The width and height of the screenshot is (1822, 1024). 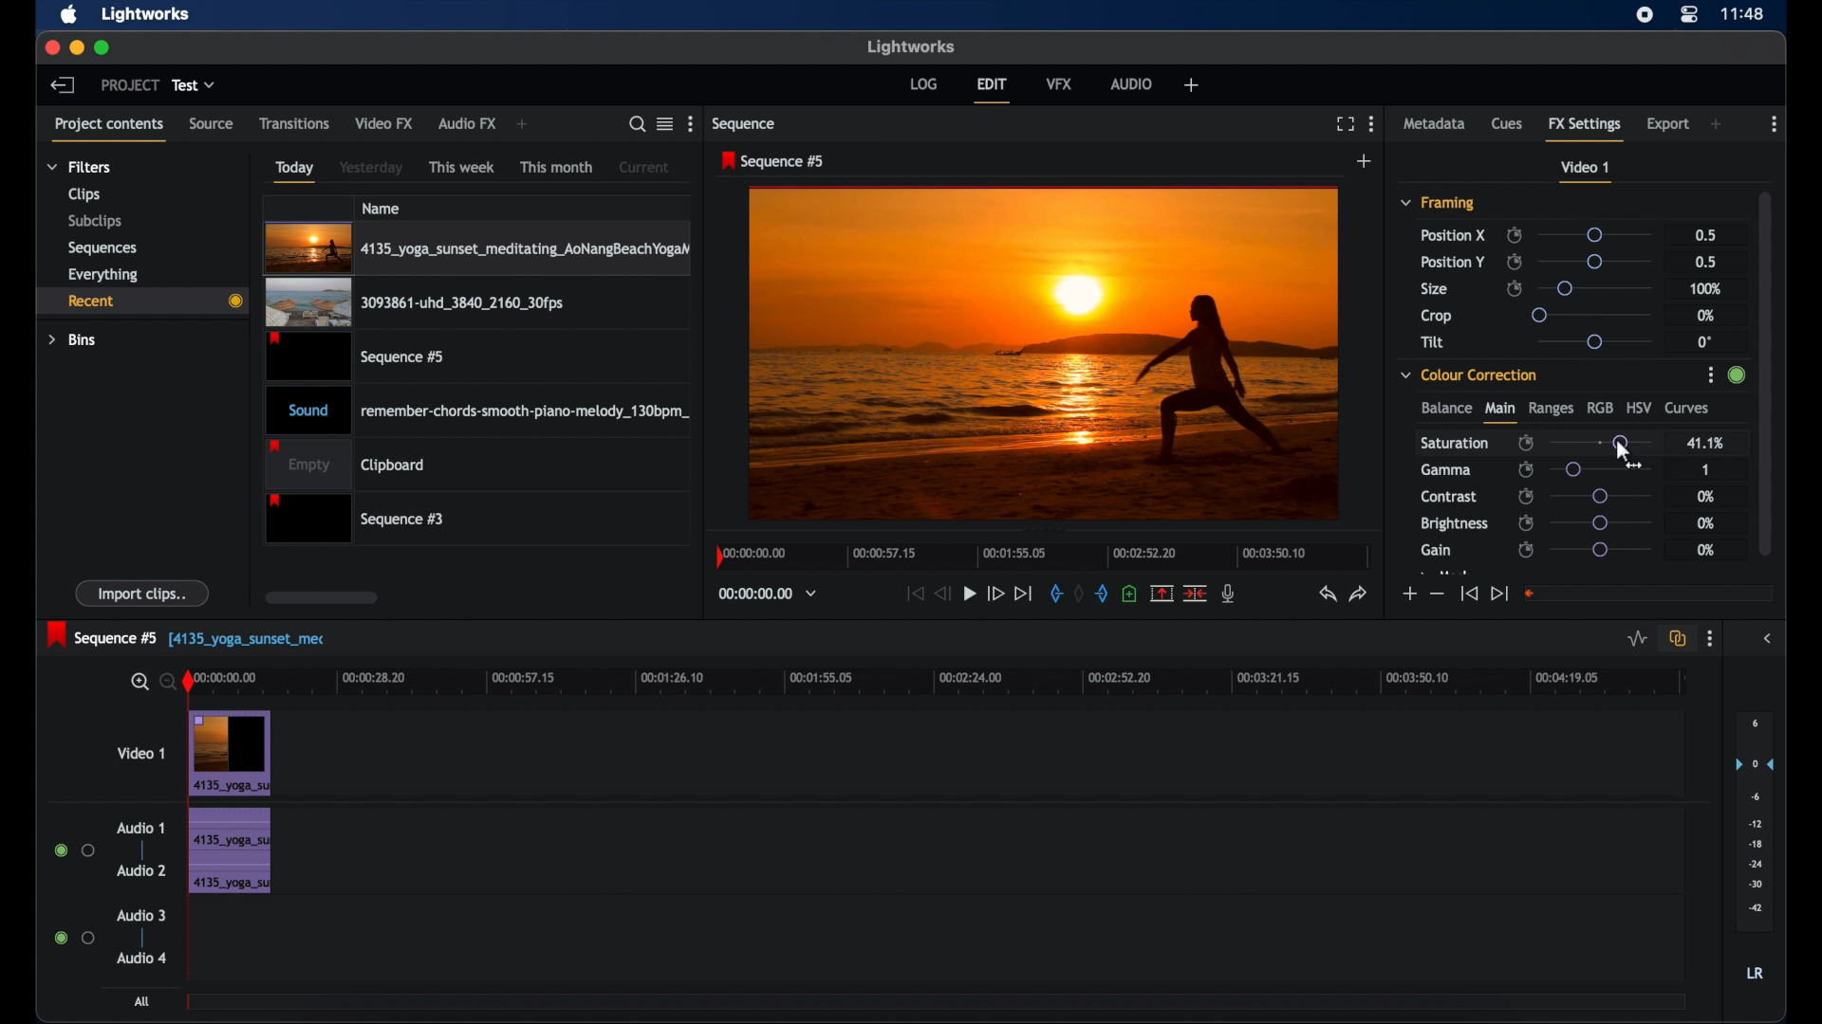 What do you see at coordinates (1437, 594) in the screenshot?
I see `decrement` at bounding box center [1437, 594].